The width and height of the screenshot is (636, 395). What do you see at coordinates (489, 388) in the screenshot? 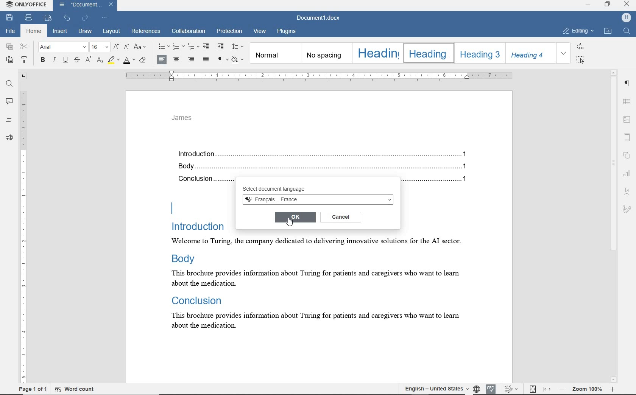
I see `spell check` at bounding box center [489, 388].